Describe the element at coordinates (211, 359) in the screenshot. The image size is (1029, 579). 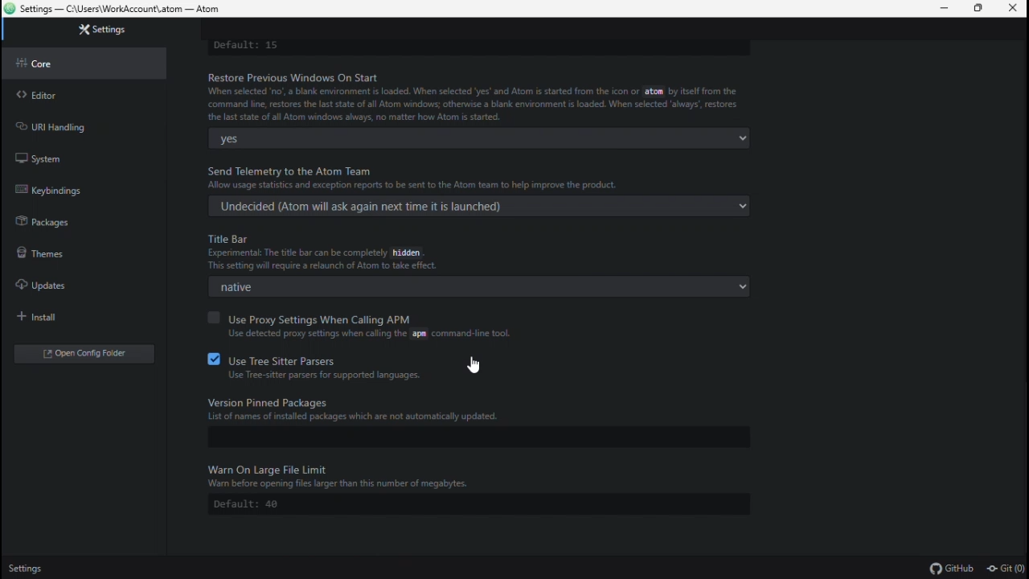
I see `checkbox` at that location.